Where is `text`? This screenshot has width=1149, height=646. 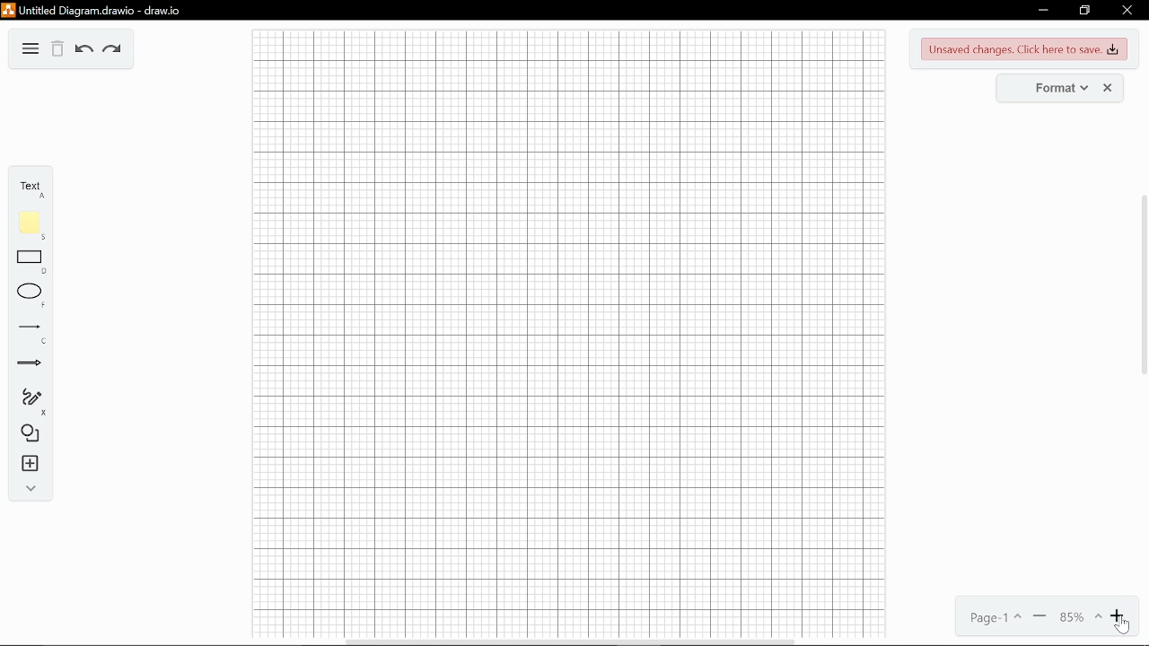 text is located at coordinates (27, 186).